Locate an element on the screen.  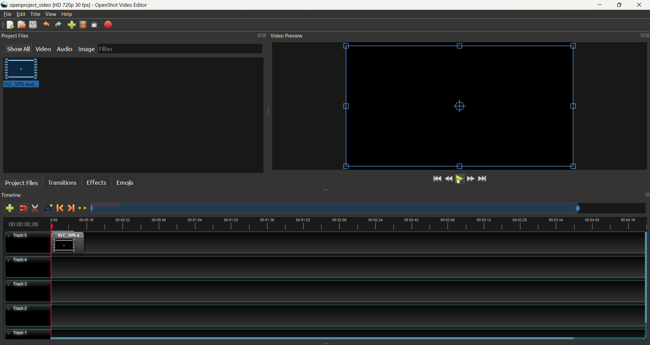
enable razor is located at coordinates (35, 208).